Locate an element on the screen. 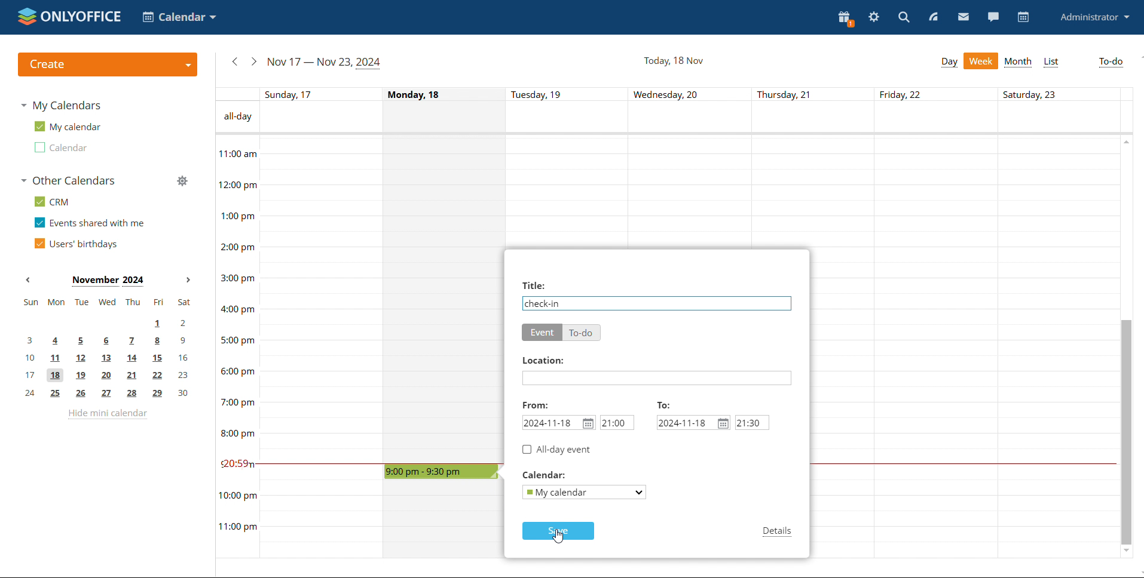 The width and height of the screenshot is (1144, 578). manage is located at coordinates (182, 180).